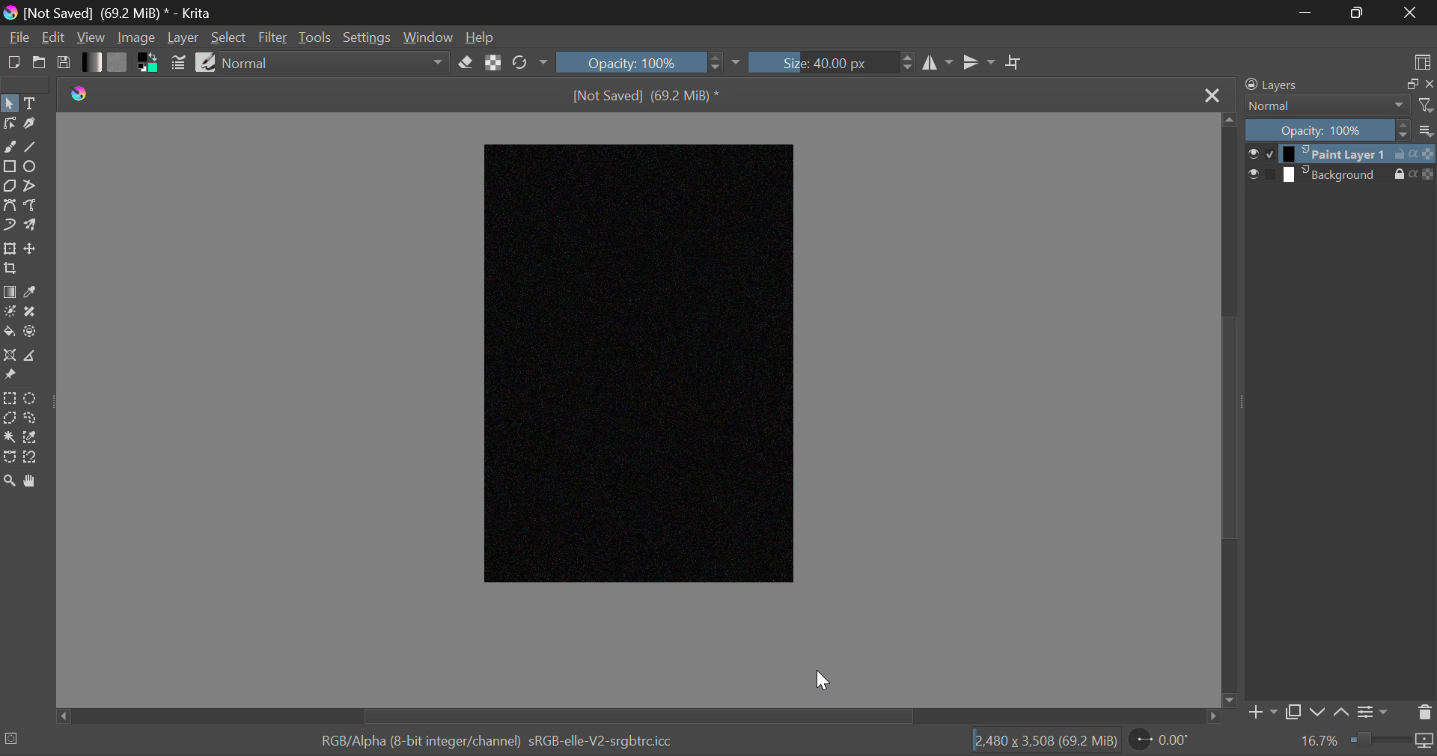  Describe the element at coordinates (637, 716) in the screenshot. I see `Scroll Bar` at that location.